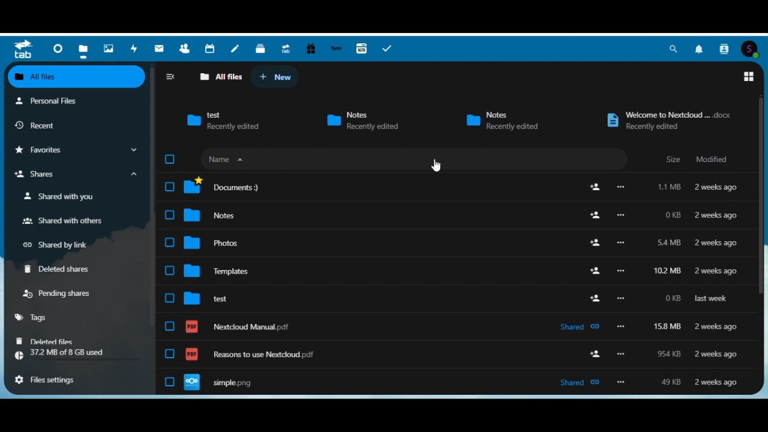 This screenshot has height=432, width=768. Describe the element at coordinates (219, 121) in the screenshot. I see `test recently added` at that location.